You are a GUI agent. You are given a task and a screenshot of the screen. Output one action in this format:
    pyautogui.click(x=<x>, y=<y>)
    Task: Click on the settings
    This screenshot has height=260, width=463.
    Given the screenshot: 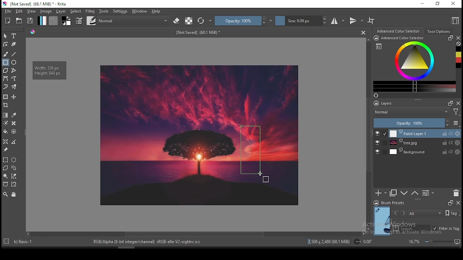 What is the action you would take?
    pyautogui.click(x=120, y=11)
    